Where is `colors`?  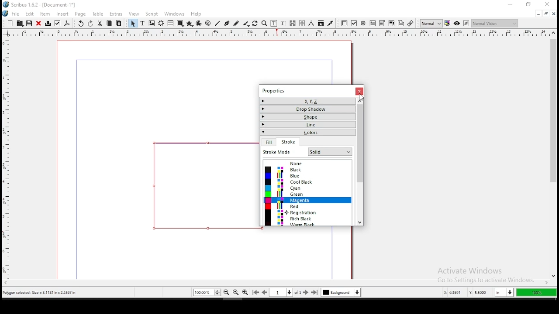 colors is located at coordinates (307, 132).